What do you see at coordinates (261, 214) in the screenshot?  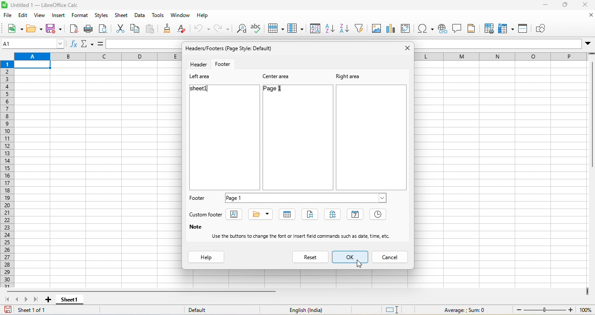 I see `title` at bounding box center [261, 214].